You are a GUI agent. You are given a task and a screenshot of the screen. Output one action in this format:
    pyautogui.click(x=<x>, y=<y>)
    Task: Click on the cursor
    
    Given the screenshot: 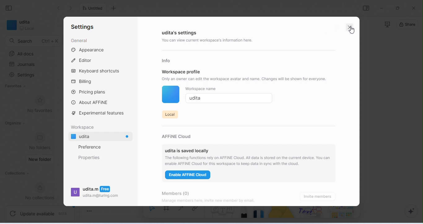 What is the action you would take?
    pyautogui.click(x=233, y=97)
    